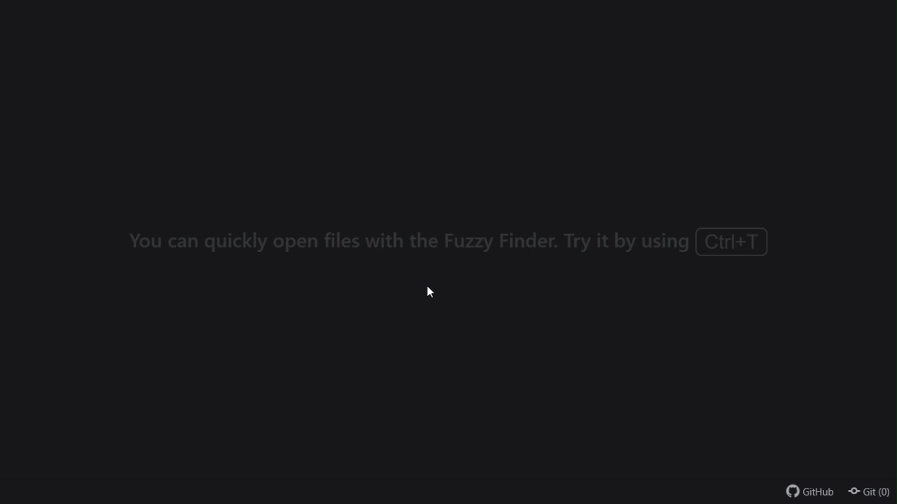 The height and width of the screenshot is (504, 897). Describe the element at coordinates (431, 293) in the screenshot. I see `cursor` at that location.